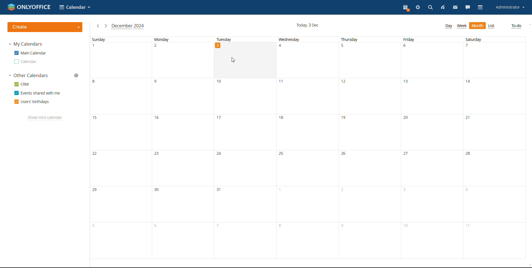 Image resolution: width=532 pixels, height=268 pixels. I want to click on wednesday, so click(306, 148).